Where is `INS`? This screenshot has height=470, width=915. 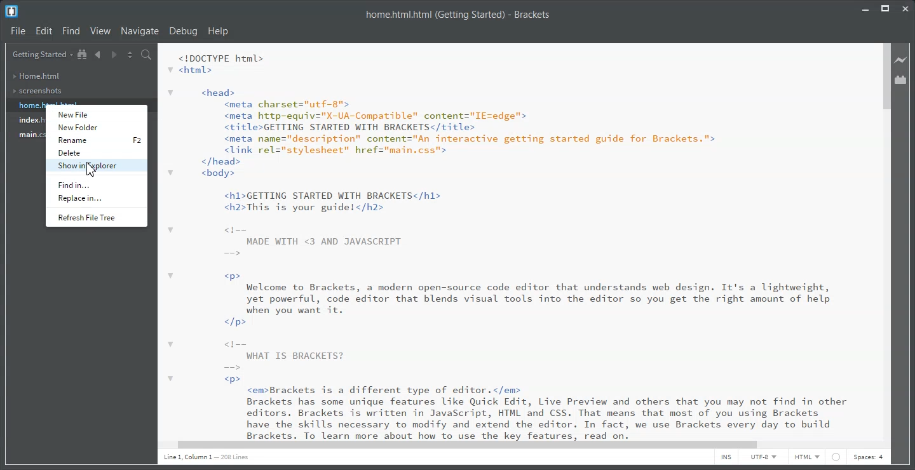 INS is located at coordinates (726, 459).